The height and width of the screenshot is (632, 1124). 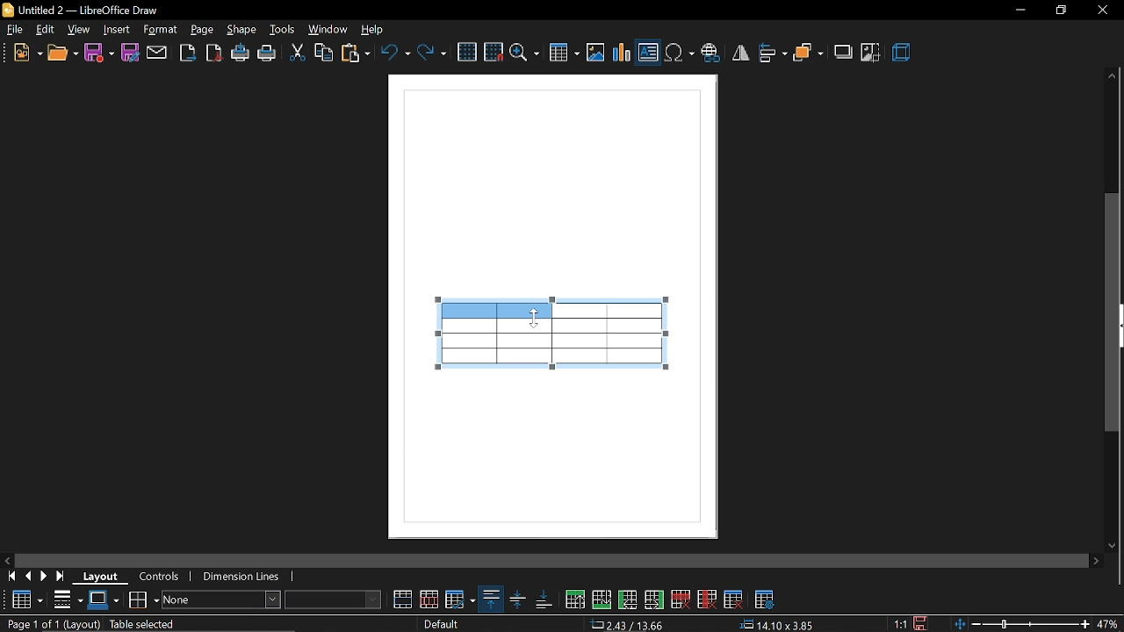 I want to click on copy, so click(x=322, y=54).